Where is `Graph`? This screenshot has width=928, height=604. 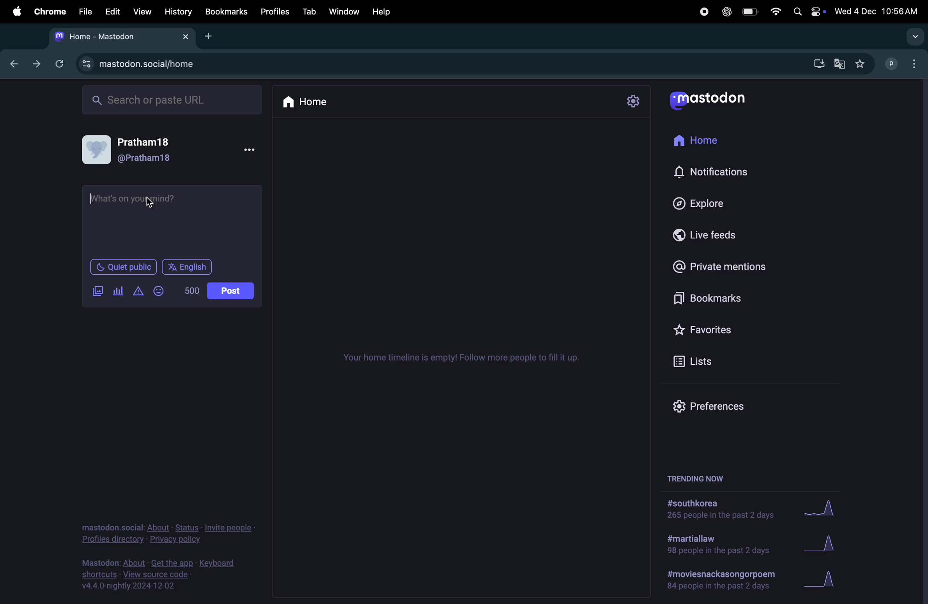 Graph is located at coordinates (829, 580).